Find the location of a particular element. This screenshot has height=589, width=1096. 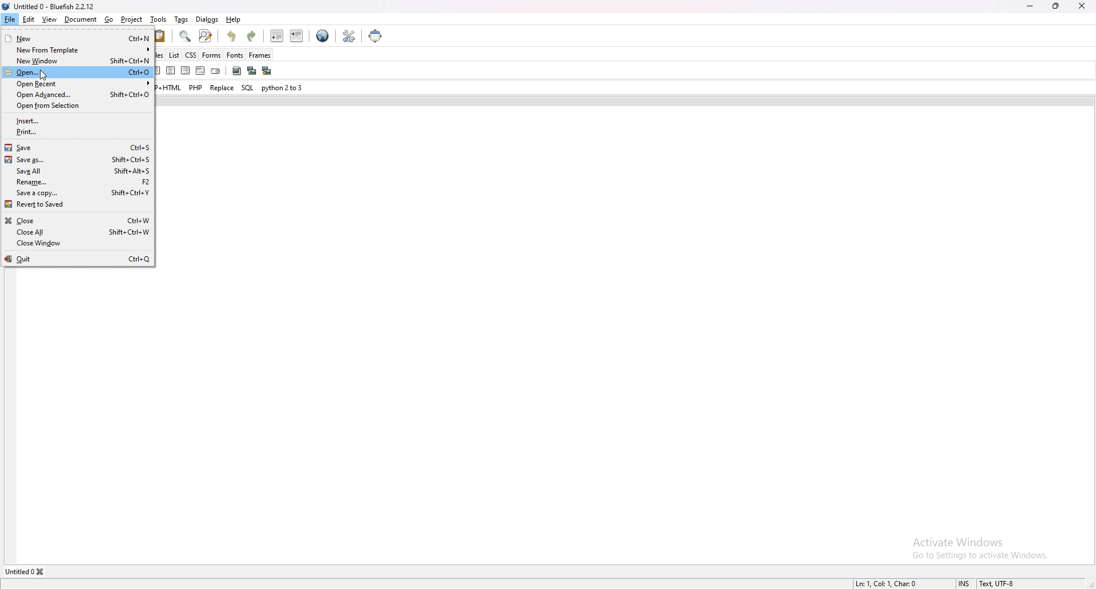

open advanced is located at coordinates (43, 96).